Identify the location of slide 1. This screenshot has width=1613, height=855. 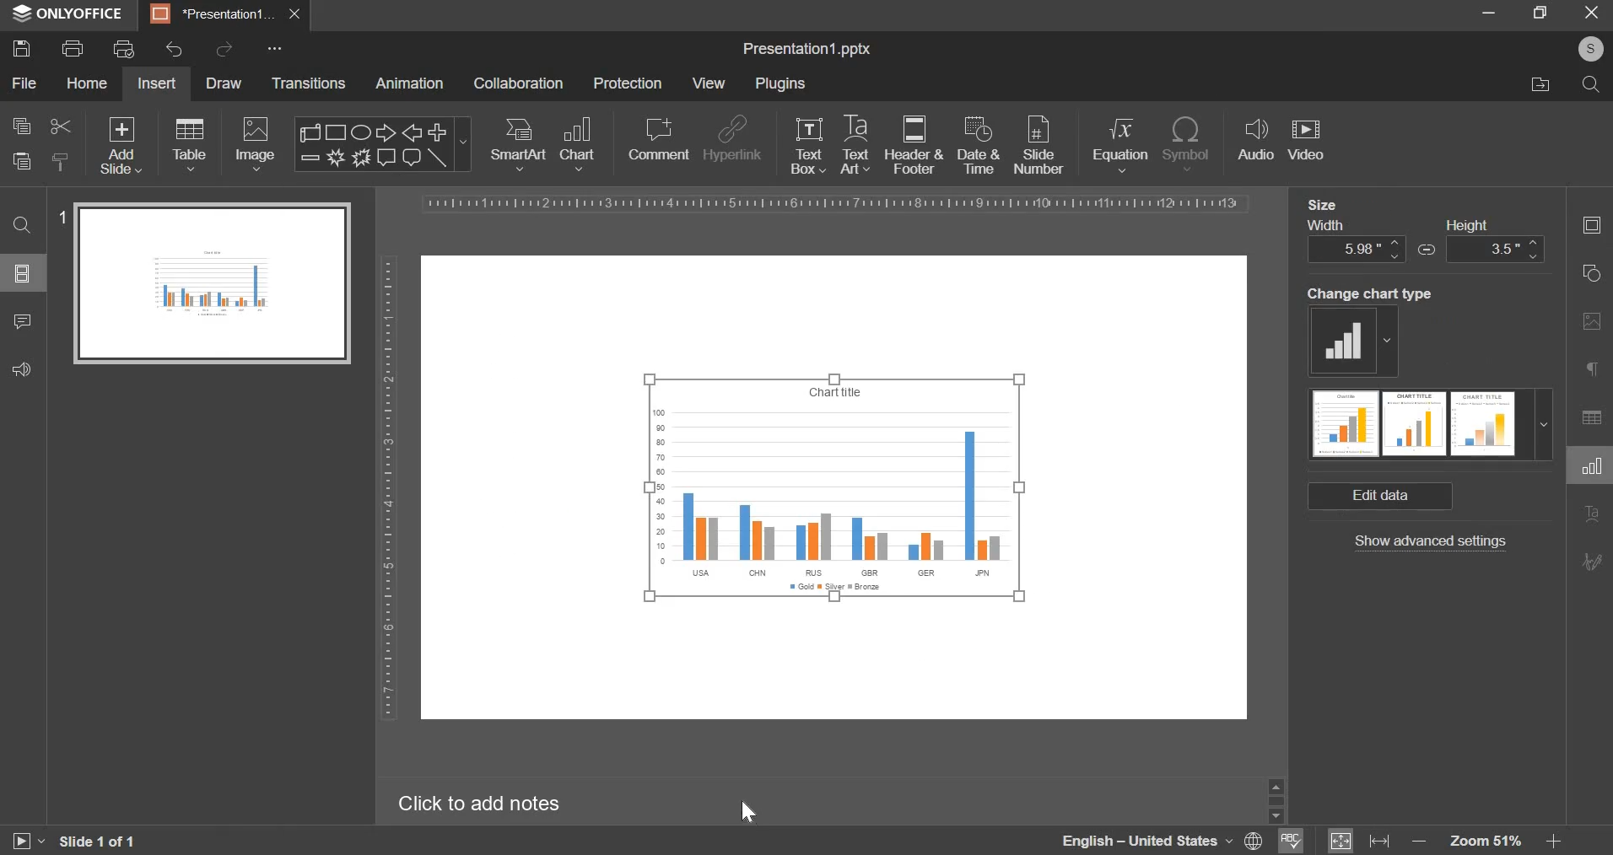
(210, 282).